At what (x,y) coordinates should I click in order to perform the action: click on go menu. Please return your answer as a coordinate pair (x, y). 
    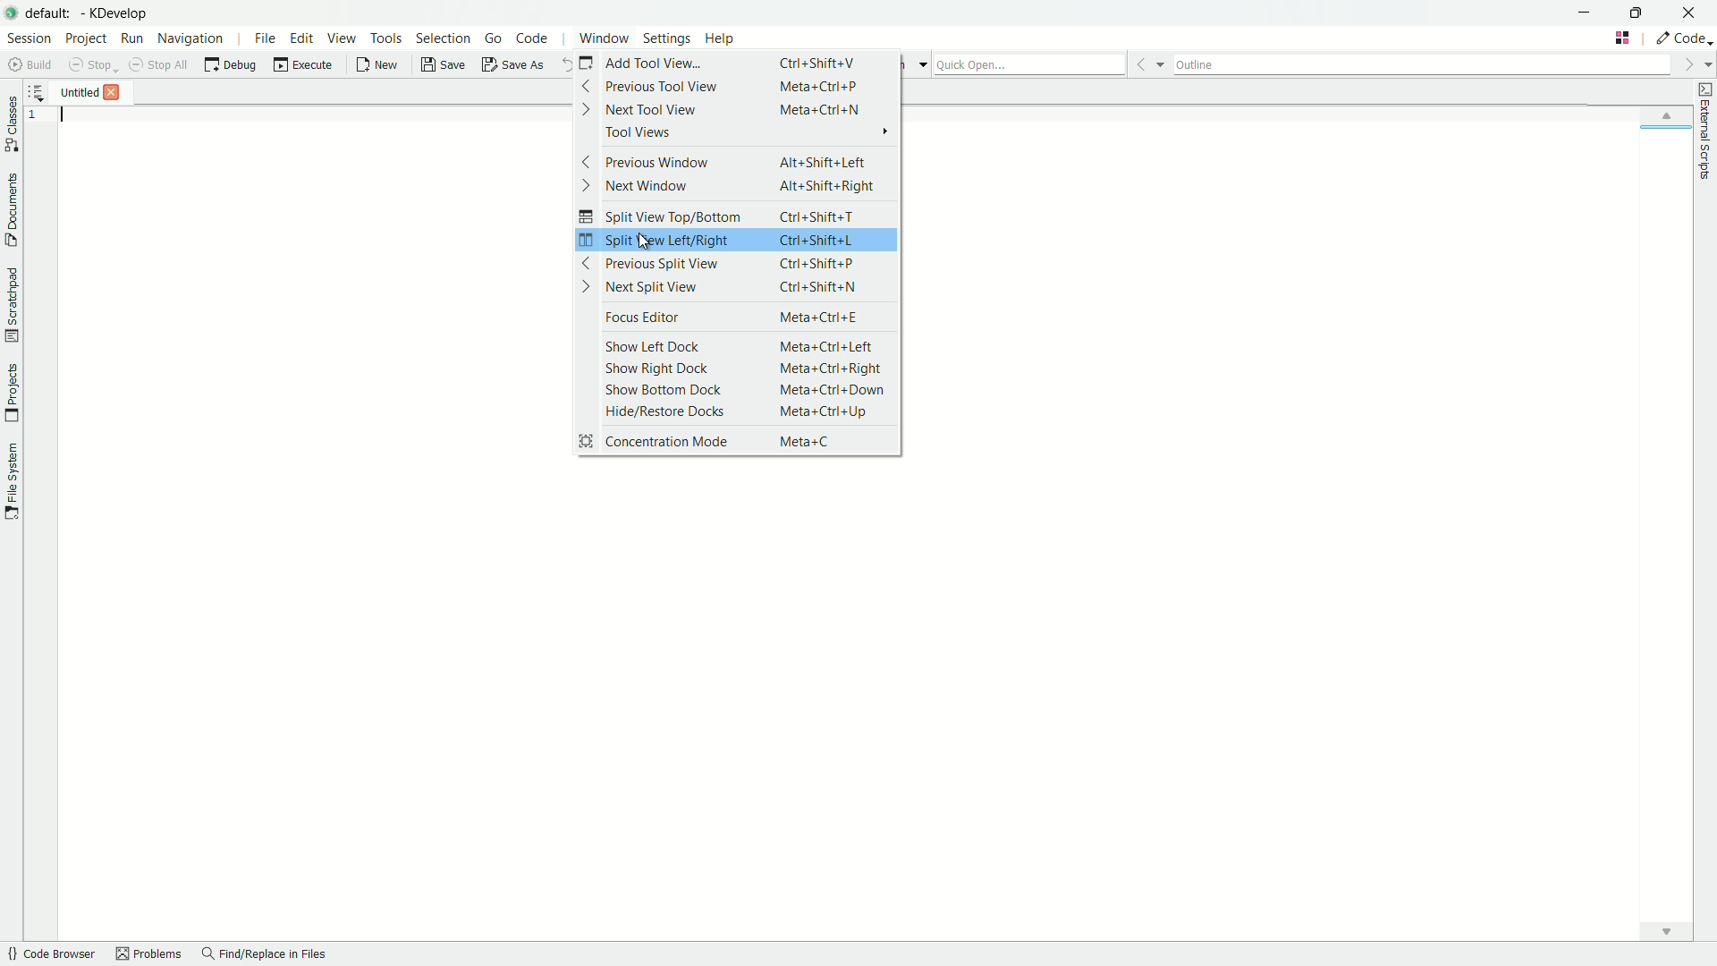
    Looking at the image, I should click on (494, 41).